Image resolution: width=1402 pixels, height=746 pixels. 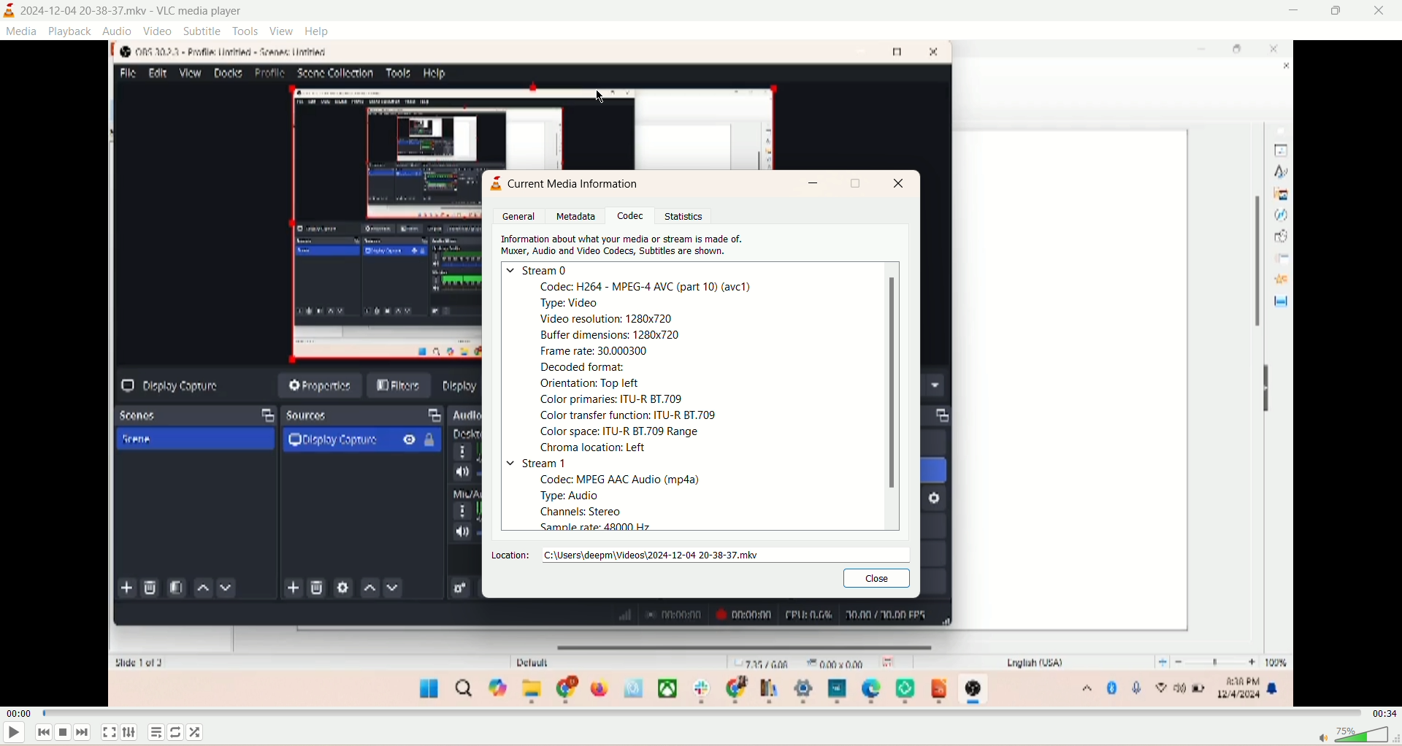 I want to click on tools, so click(x=248, y=31).